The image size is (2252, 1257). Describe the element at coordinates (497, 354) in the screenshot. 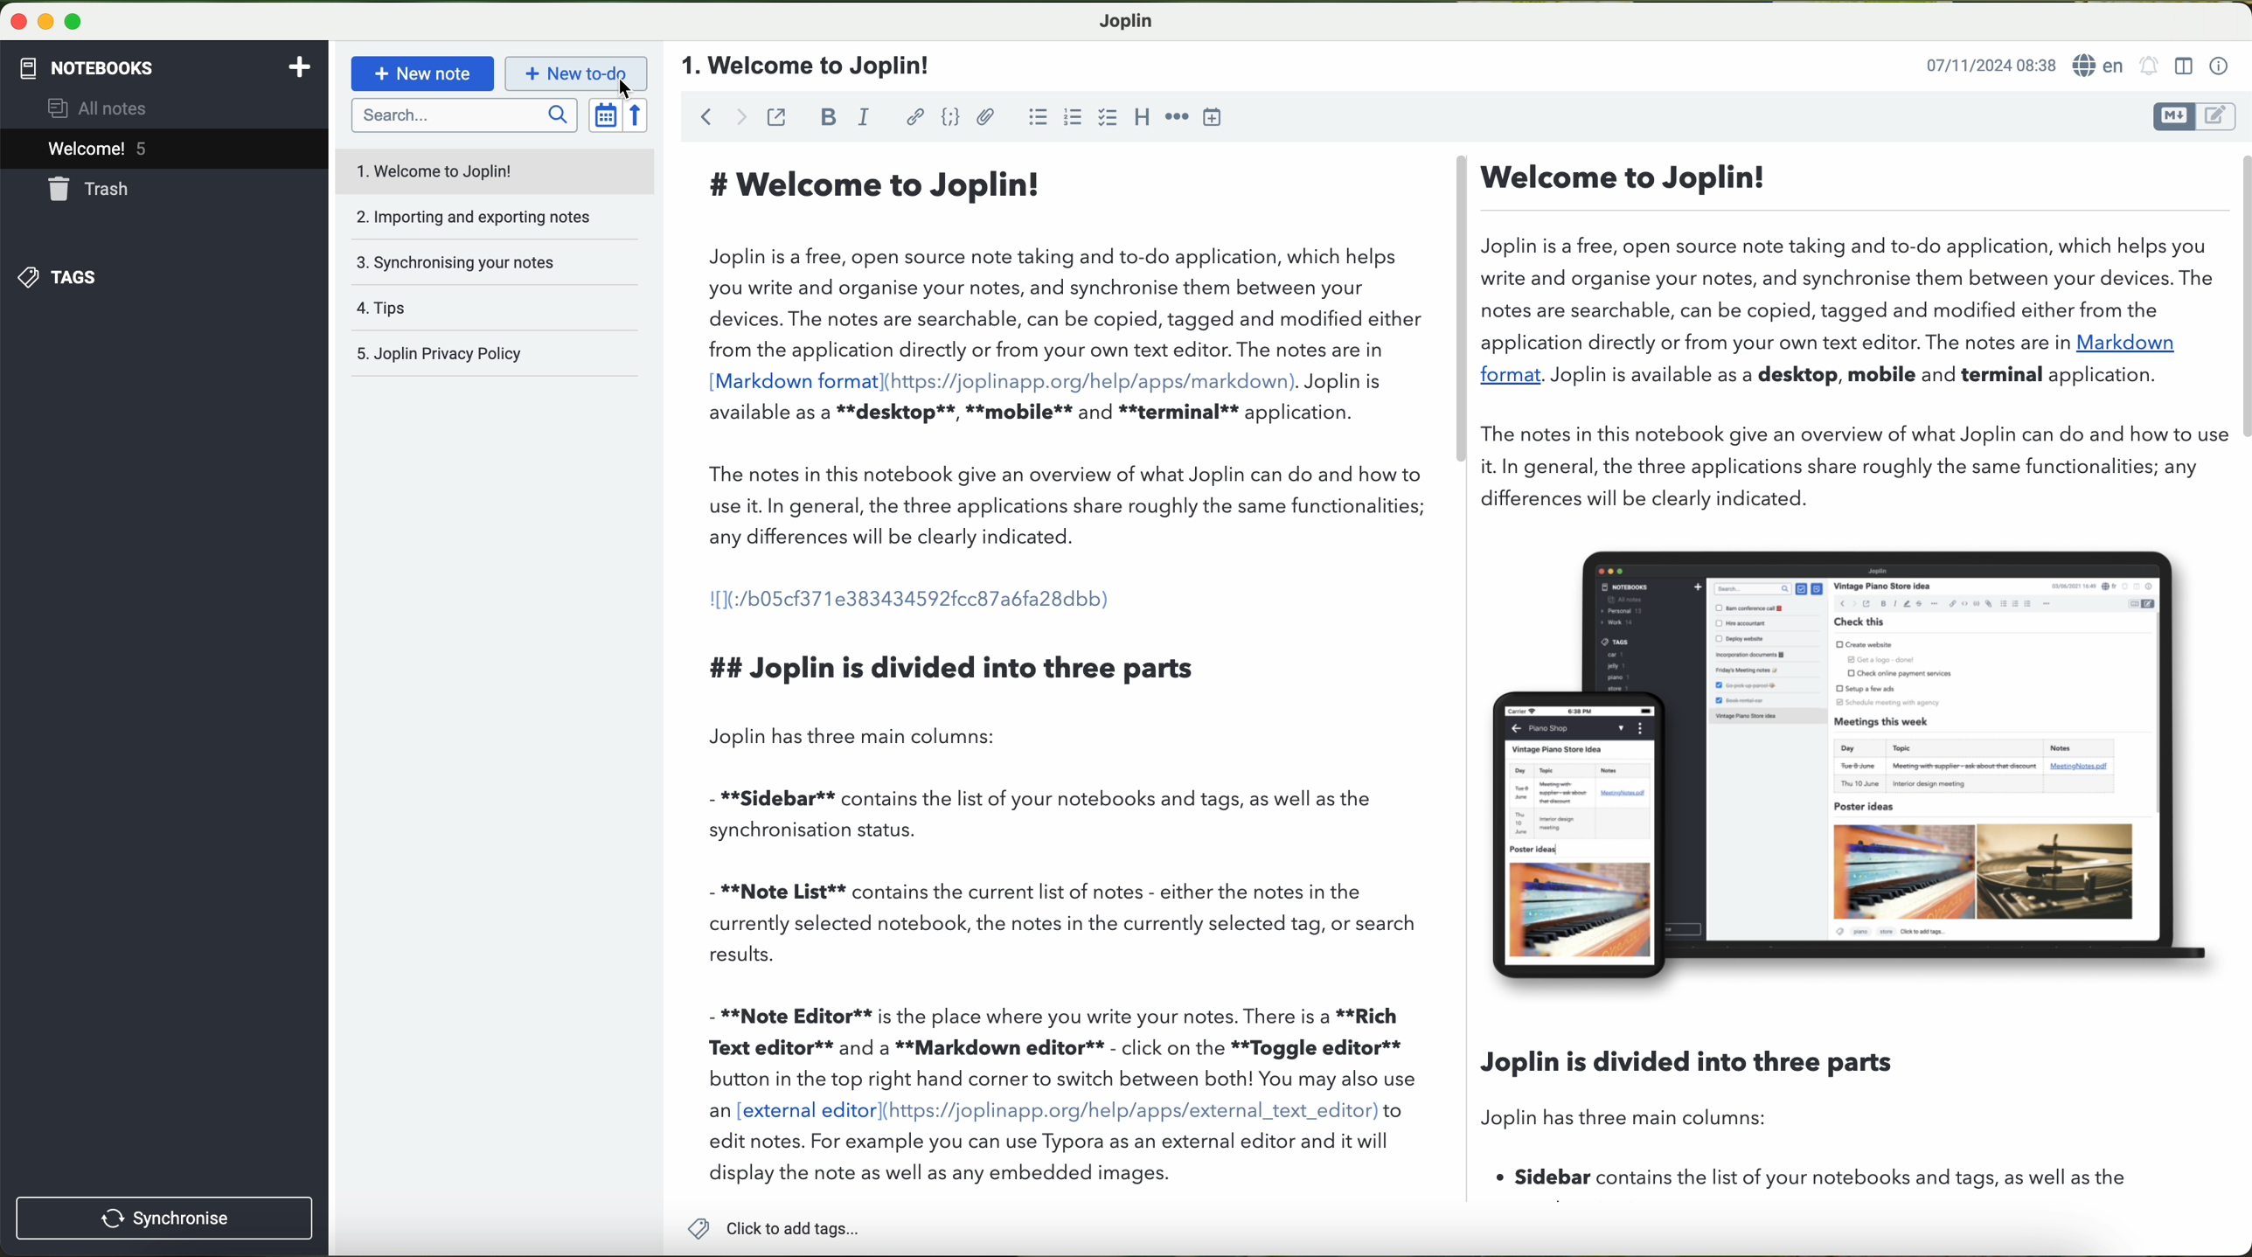

I see `Joplin privacy policy` at that location.